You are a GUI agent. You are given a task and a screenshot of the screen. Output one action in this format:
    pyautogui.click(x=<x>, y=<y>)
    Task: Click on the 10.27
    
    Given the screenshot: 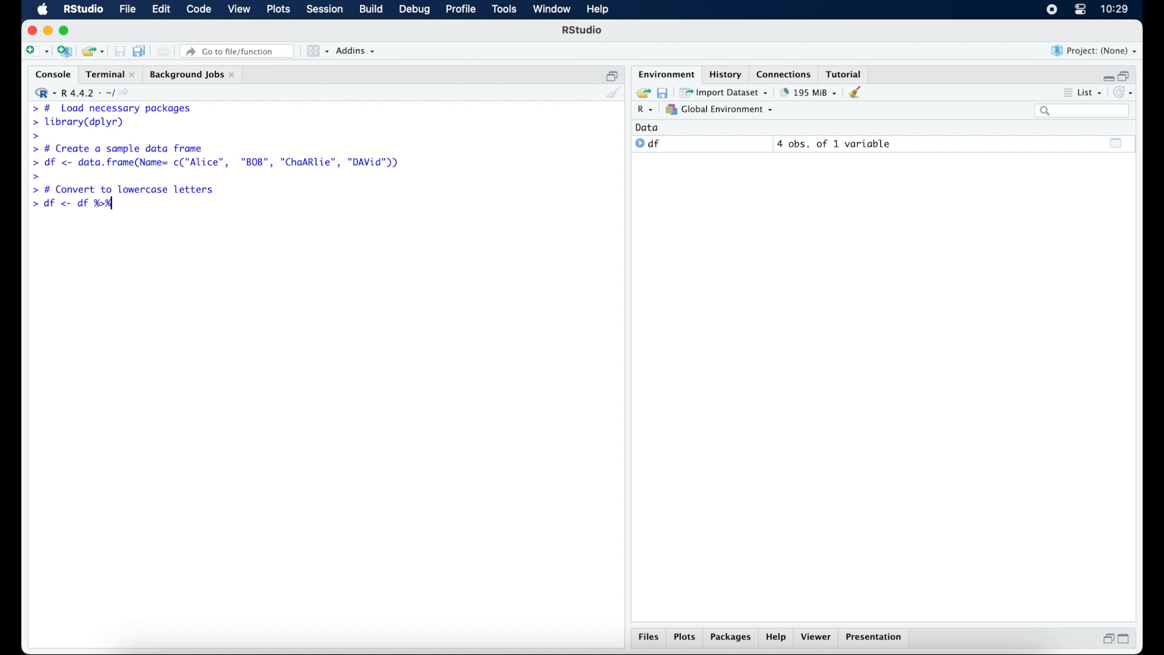 What is the action you would take?
    pyautogui.click(x=1114, y=9)
    